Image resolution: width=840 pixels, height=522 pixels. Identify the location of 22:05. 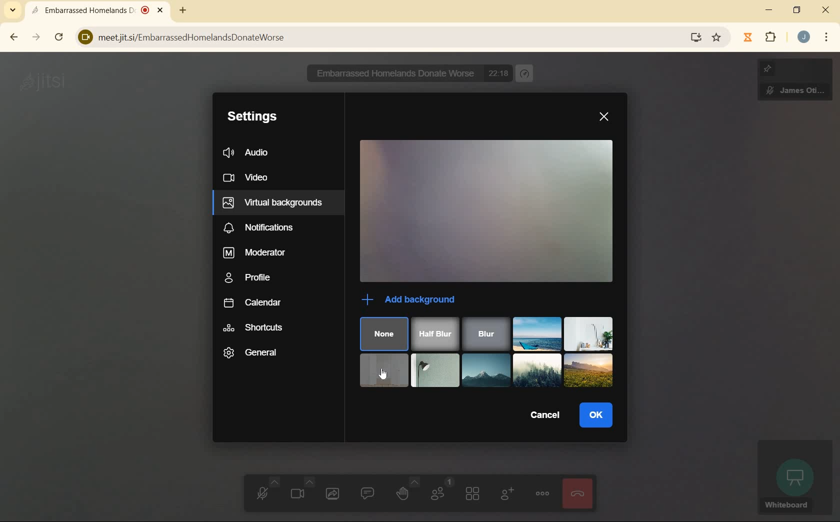
(499, 72).